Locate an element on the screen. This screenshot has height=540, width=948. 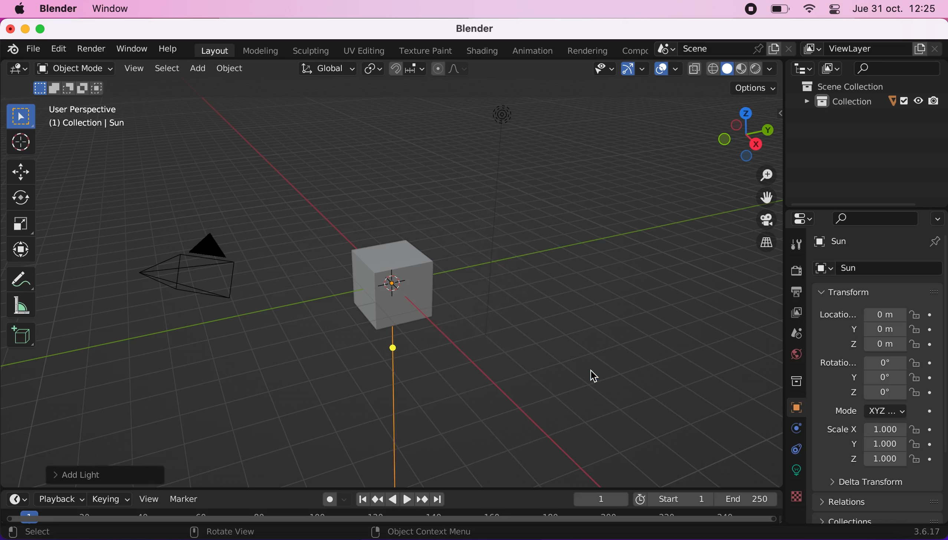
battery is located at coordinates (777, 10).